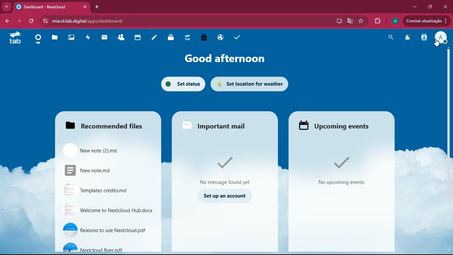 The image size is (453, 255). What do you see at coordinates (426, 21) in the screenshot?
I see `Concluir atualizacao` at bounding box center [426, 21].